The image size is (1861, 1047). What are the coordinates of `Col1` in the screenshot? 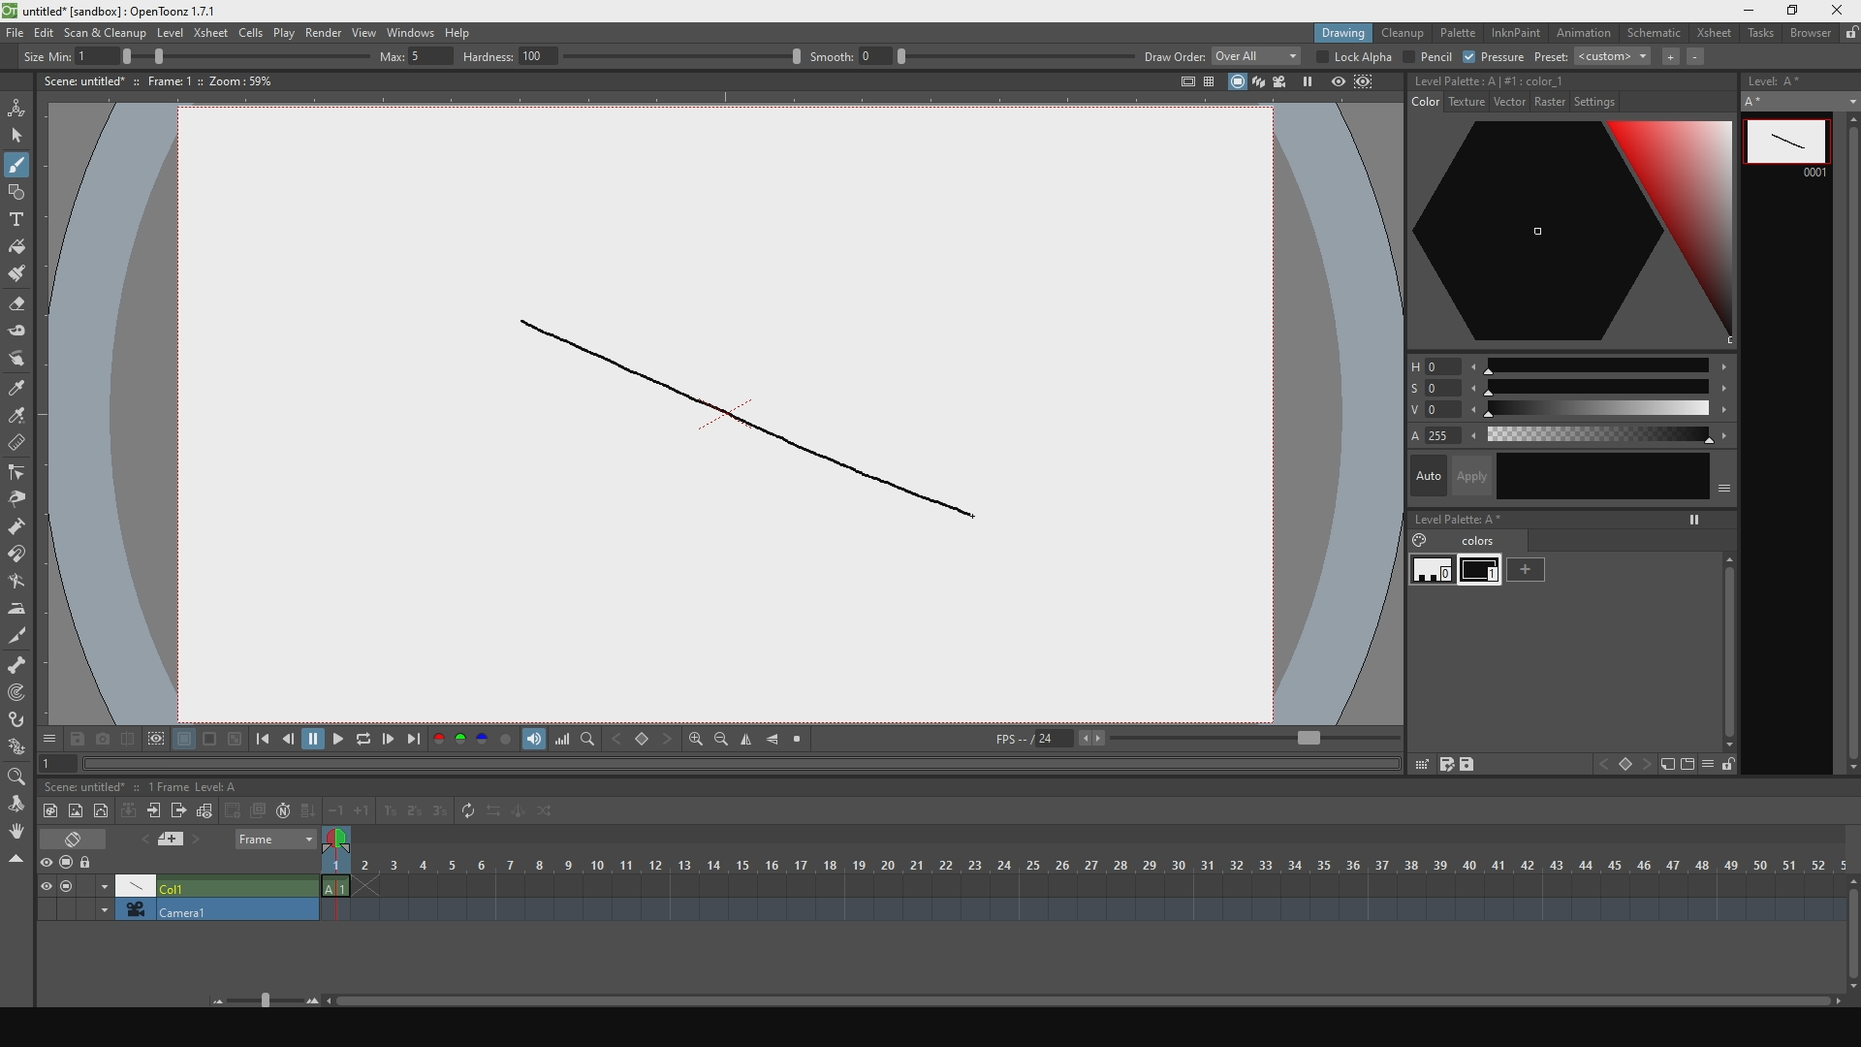 It's located at (207, 885).